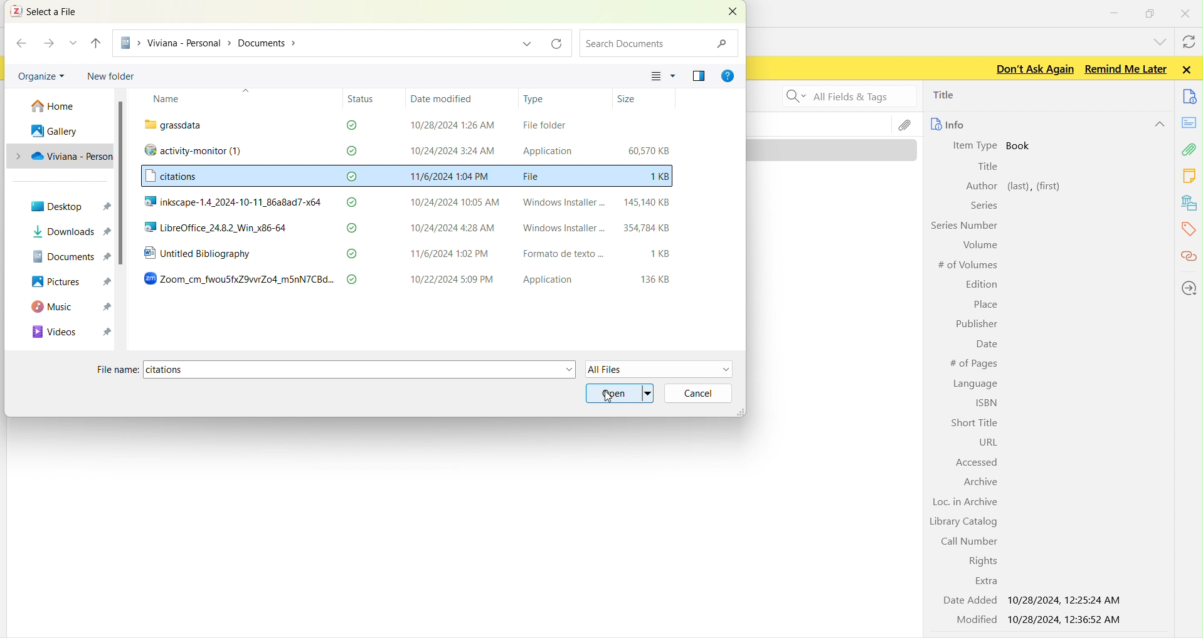 This screenshot has width=1203, height=638. What do you see at coordinates (1191, 97) in the screenshot?
I see `documents` at bounding box center [1191, 97].